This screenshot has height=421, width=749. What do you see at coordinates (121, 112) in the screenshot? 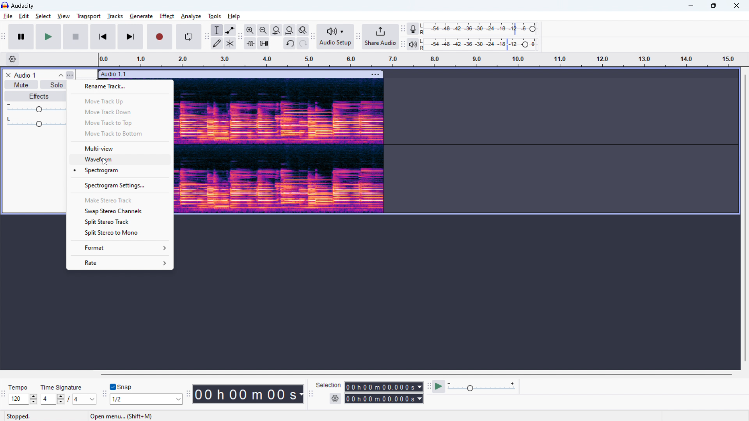
I see `move track down` at bounding box center [121, 112].